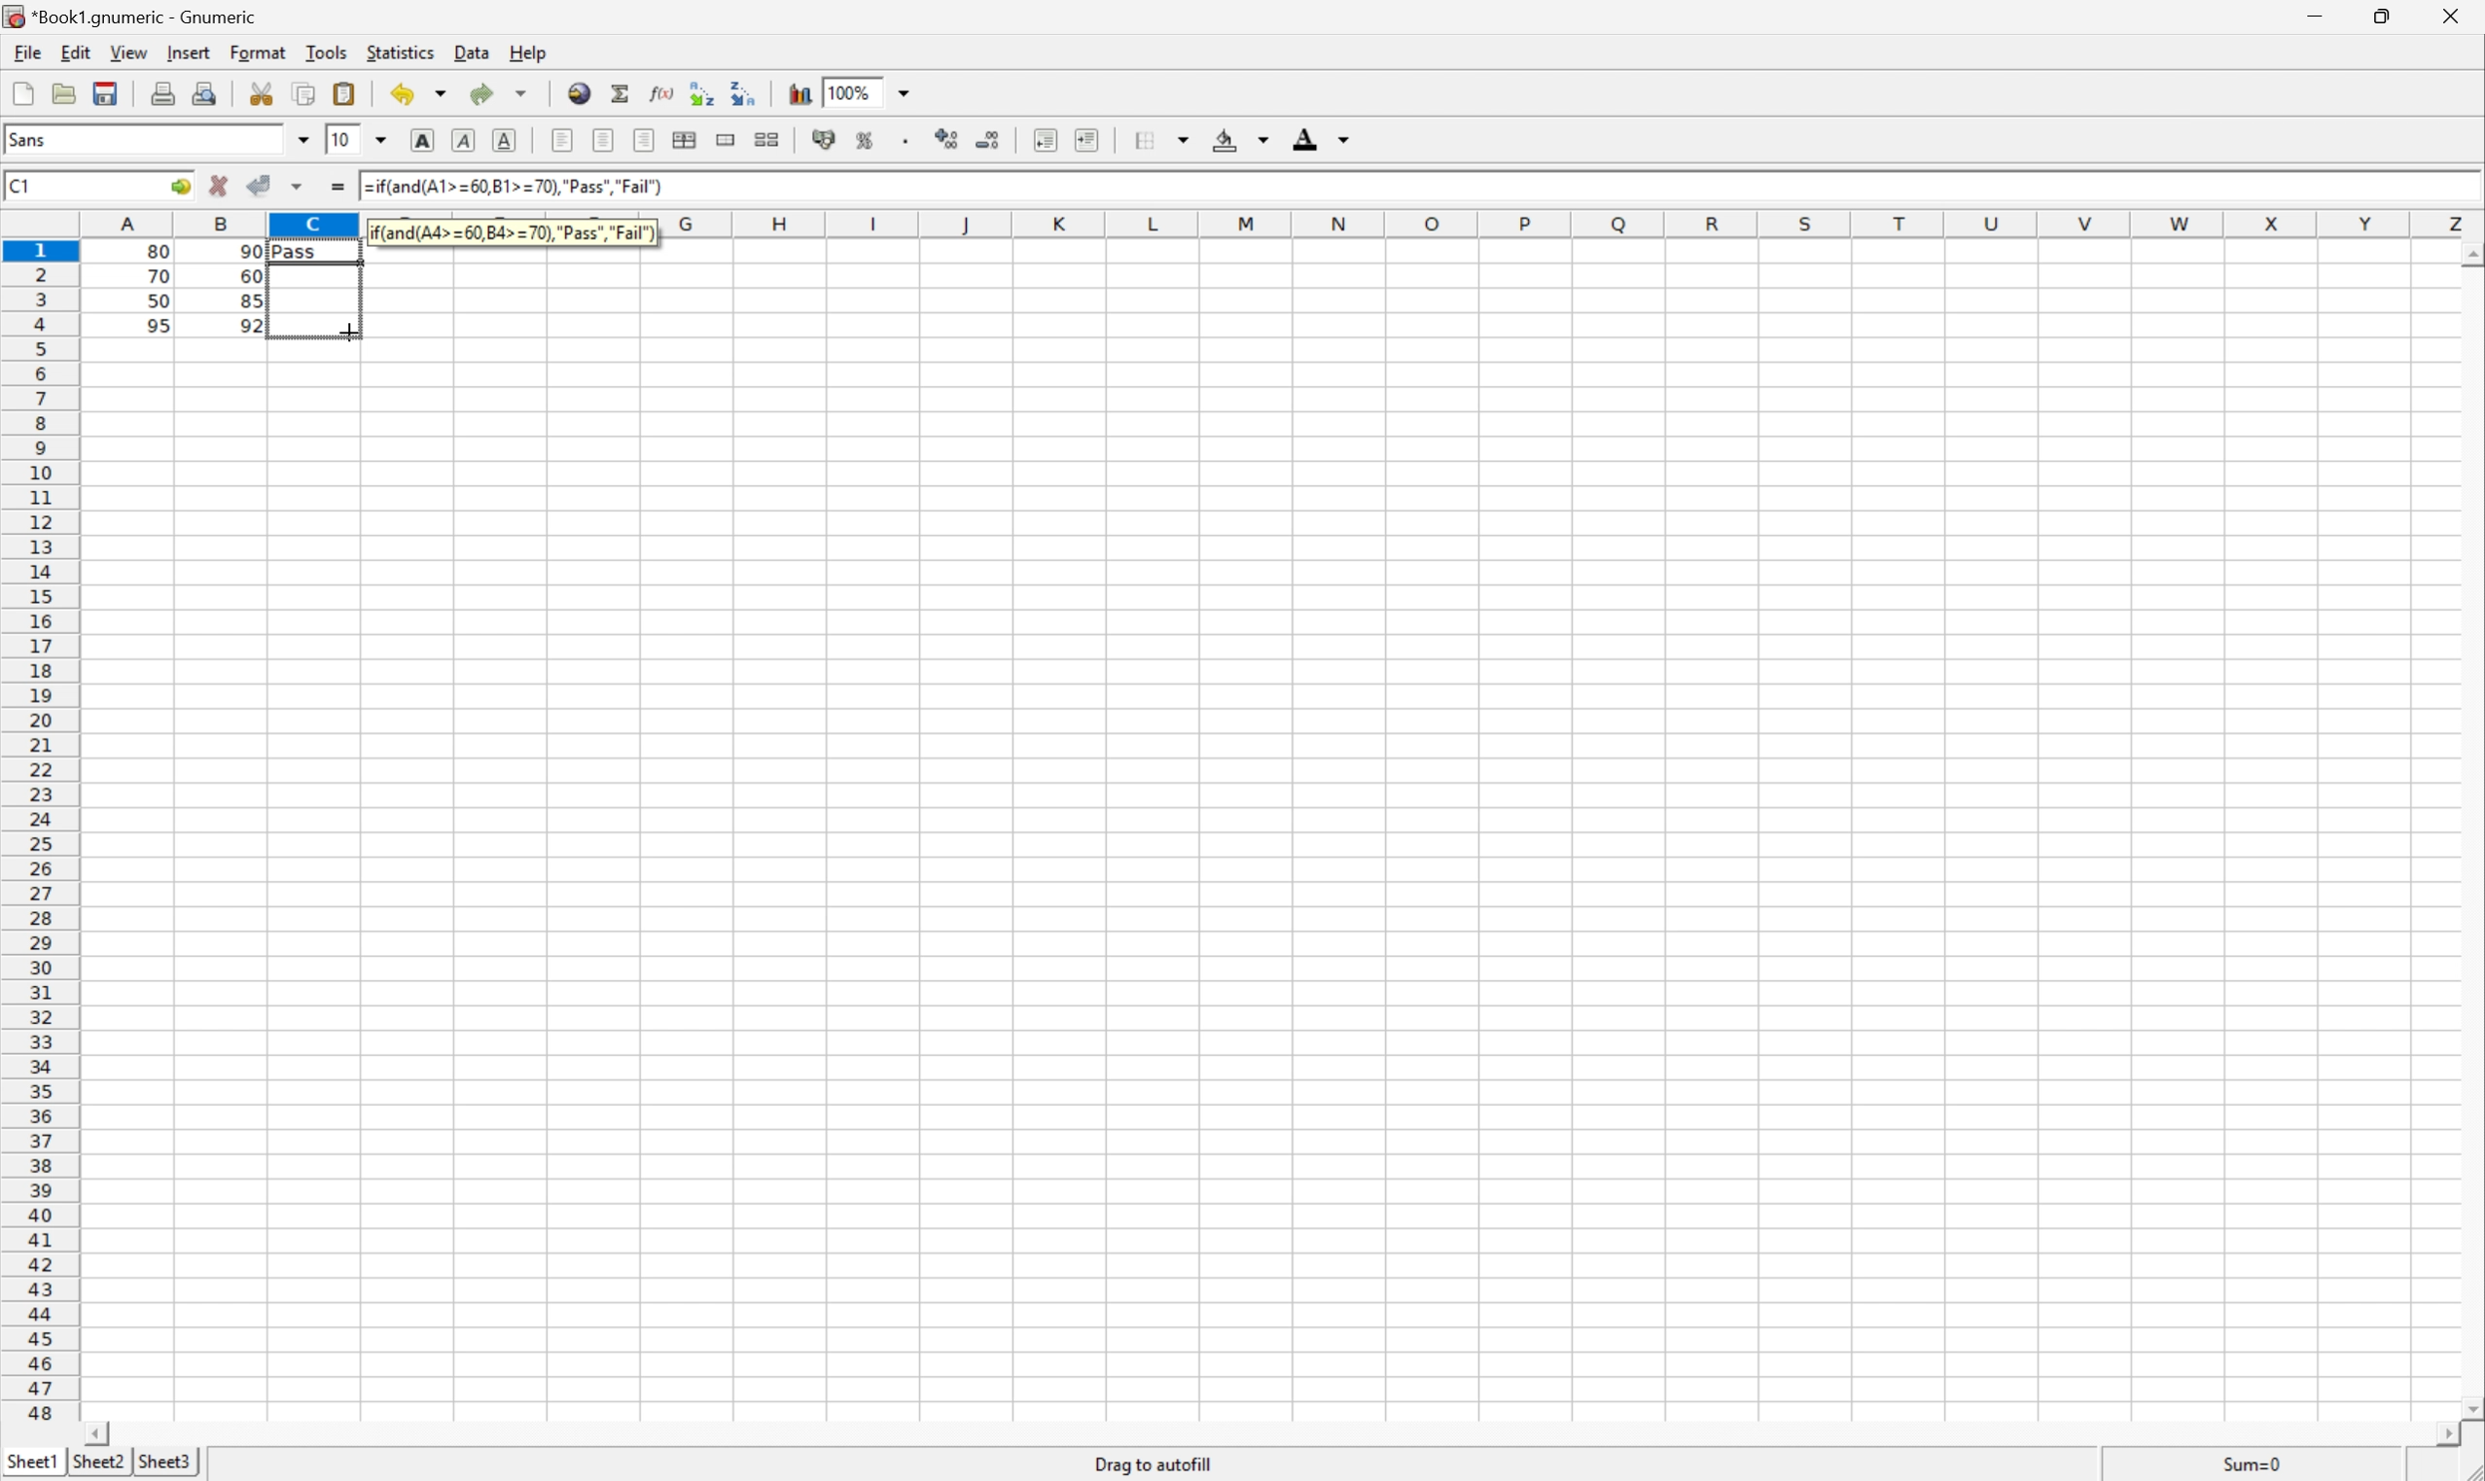 This screenshot has height=1481, width=2485. I want to click on Sum into the current cell, so click(620, 92).